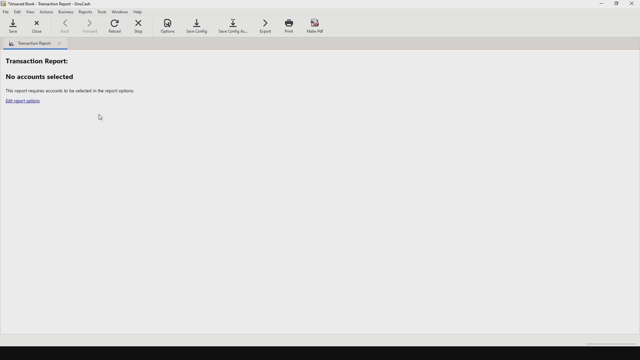  I want to click on save config as, so click(234, 28).